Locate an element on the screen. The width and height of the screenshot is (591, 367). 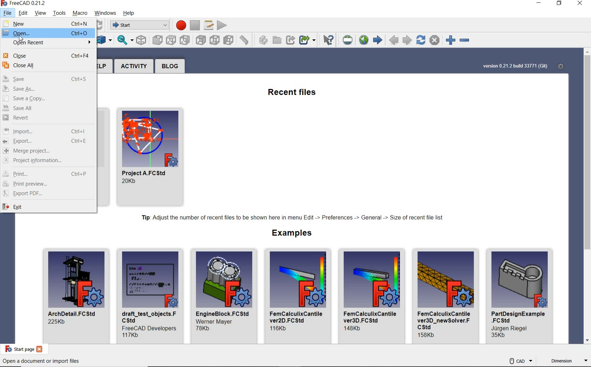
WHAT'S THIS? is located at coordinates (329, 41).